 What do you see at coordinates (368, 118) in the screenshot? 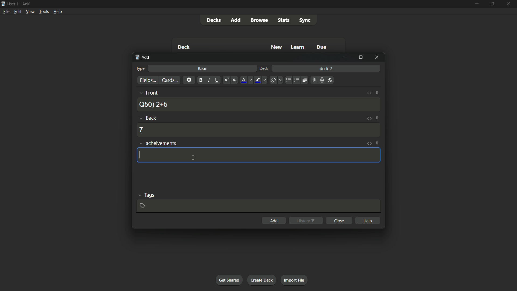
I see `toggle html editor` at bounding box center [368, 118].